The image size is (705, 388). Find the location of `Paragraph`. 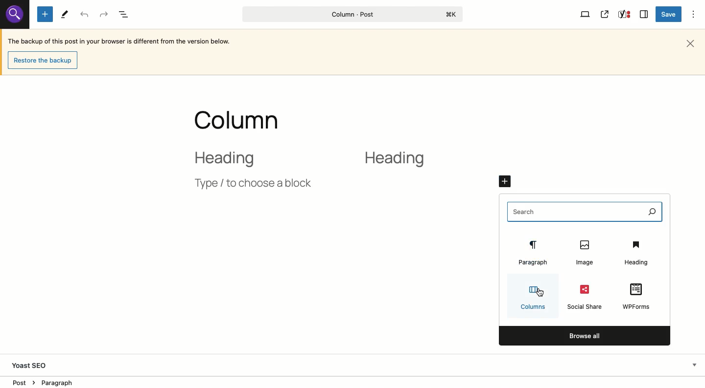

Paragraph is located at coordinates (534, 254).